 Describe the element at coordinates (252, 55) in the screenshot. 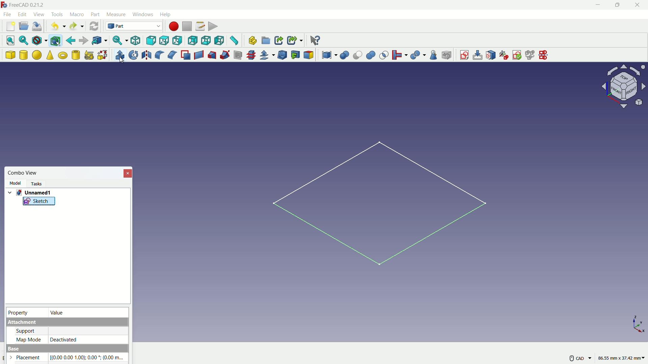

I see `cross section` at that location.